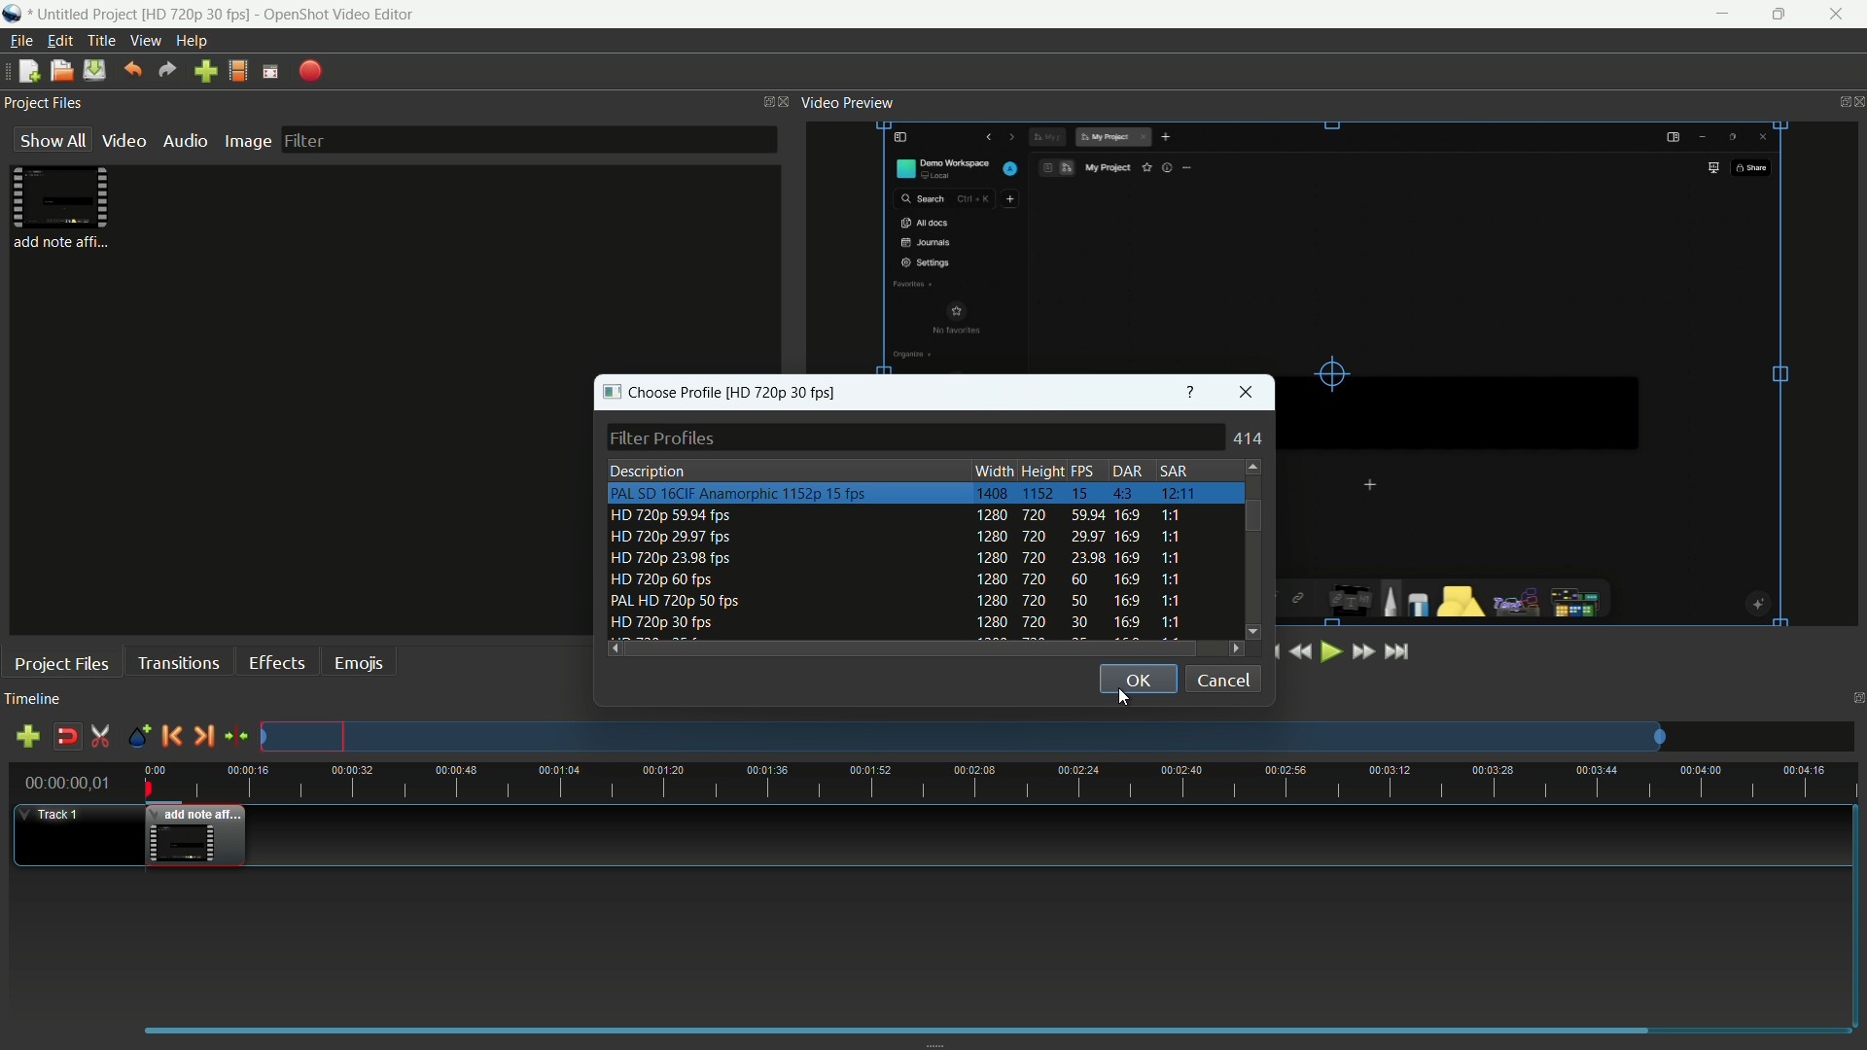 The image size is (1867, 1050). I want to click on track-1, so click(74, 835).